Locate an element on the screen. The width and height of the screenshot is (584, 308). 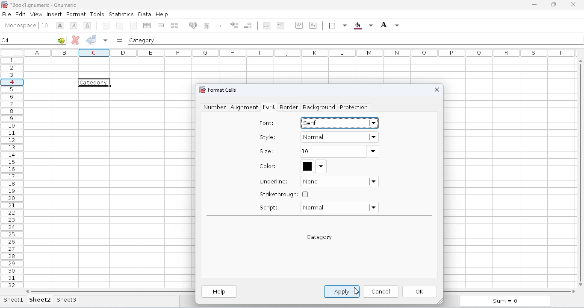
demo font style changed is located at coordinates (319, 237).